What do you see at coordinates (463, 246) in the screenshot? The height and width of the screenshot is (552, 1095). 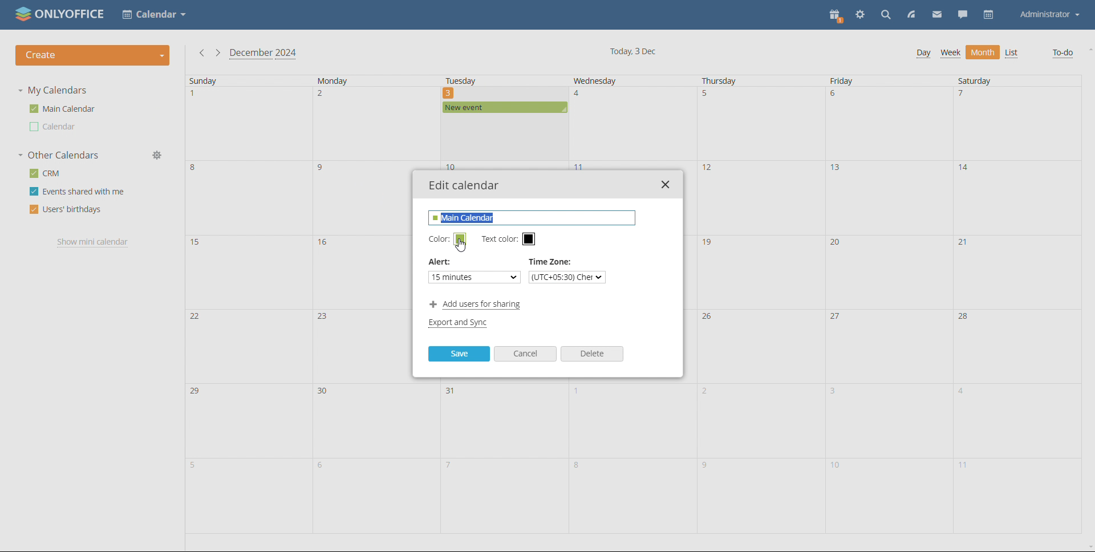 I see `cursor` at bounding box center [463, 246].